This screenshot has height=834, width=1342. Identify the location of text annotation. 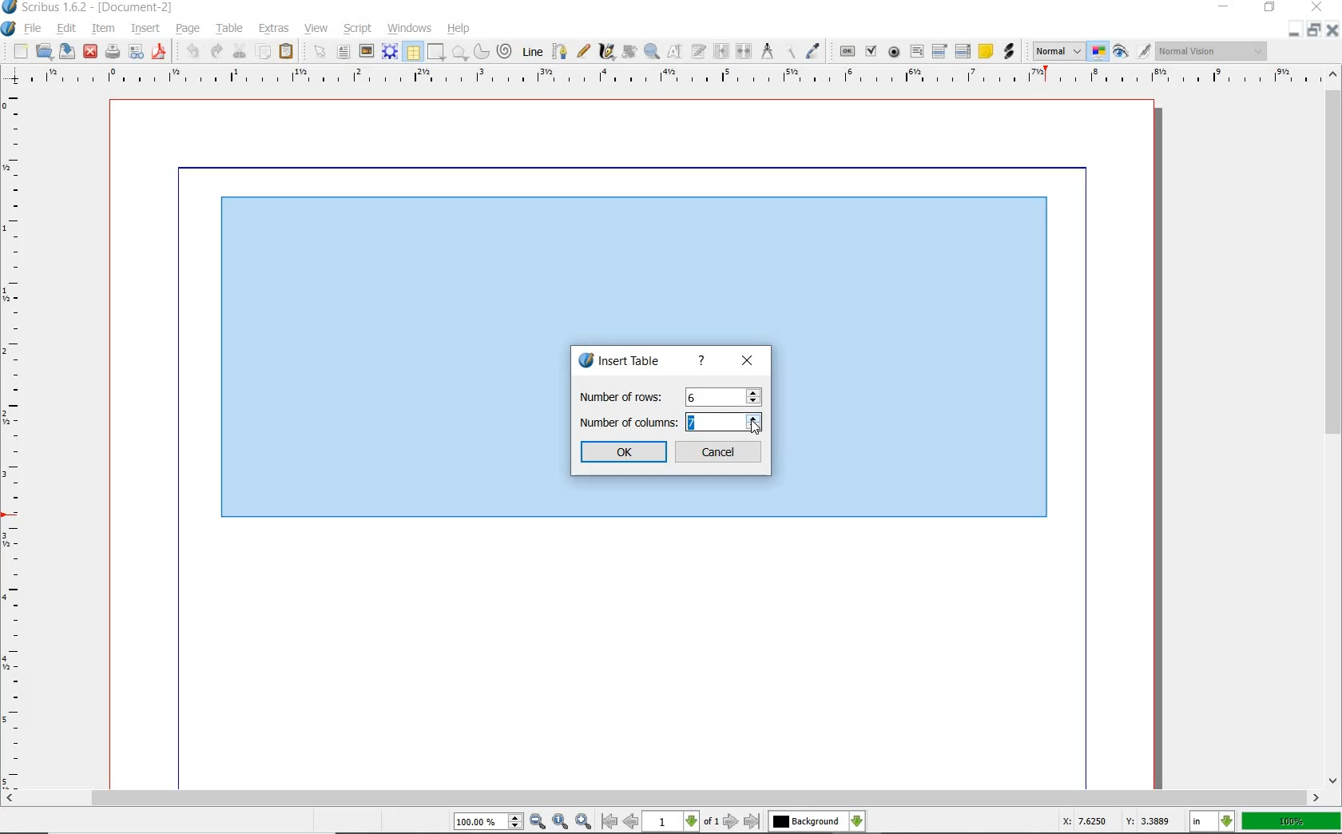
(986, 50).